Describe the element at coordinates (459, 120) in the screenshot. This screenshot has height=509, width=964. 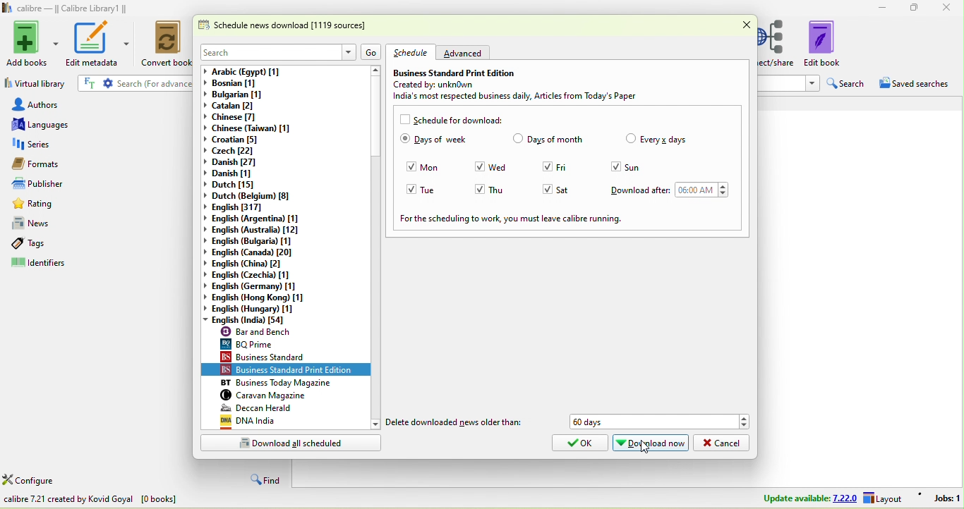
I see `schedule for download` at that location.